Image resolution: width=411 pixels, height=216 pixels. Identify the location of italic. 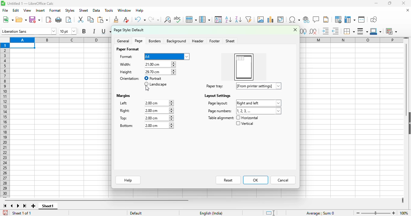
(94, 31).